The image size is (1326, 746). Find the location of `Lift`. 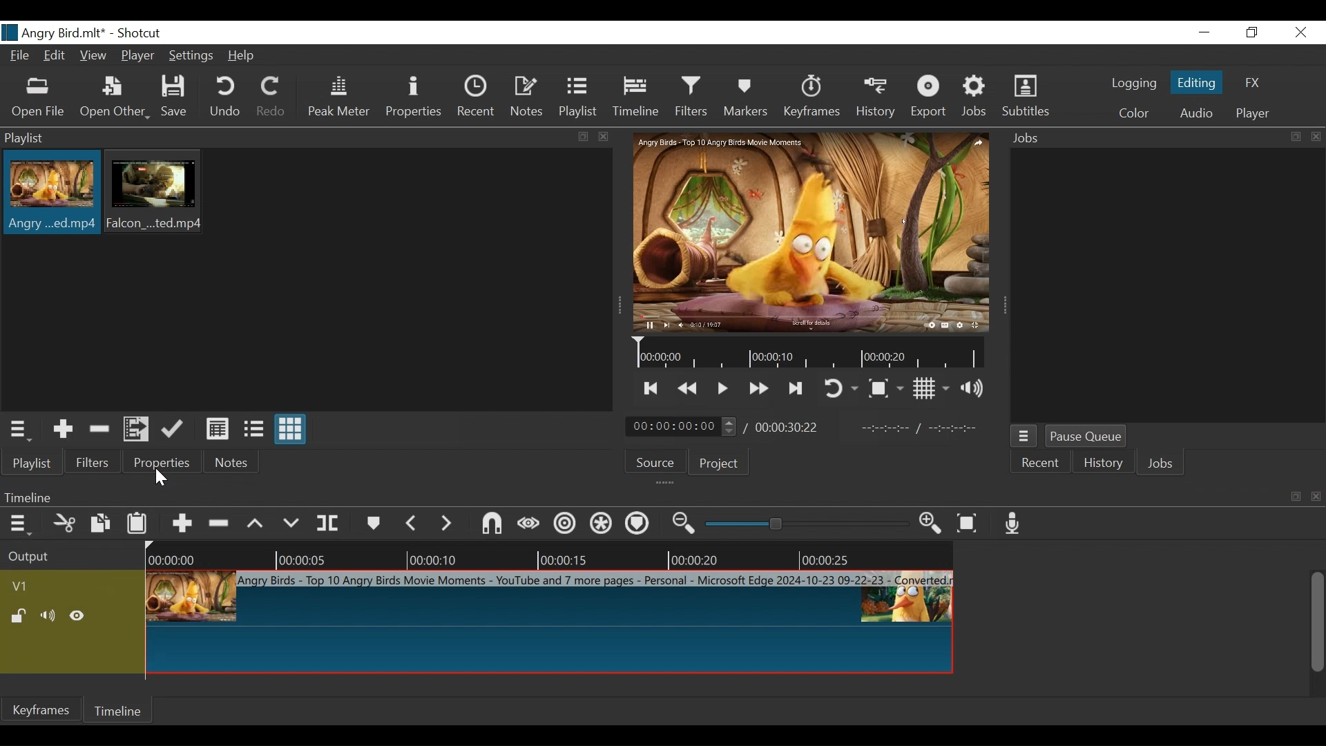

Lift is located at coordinates (259, 524).